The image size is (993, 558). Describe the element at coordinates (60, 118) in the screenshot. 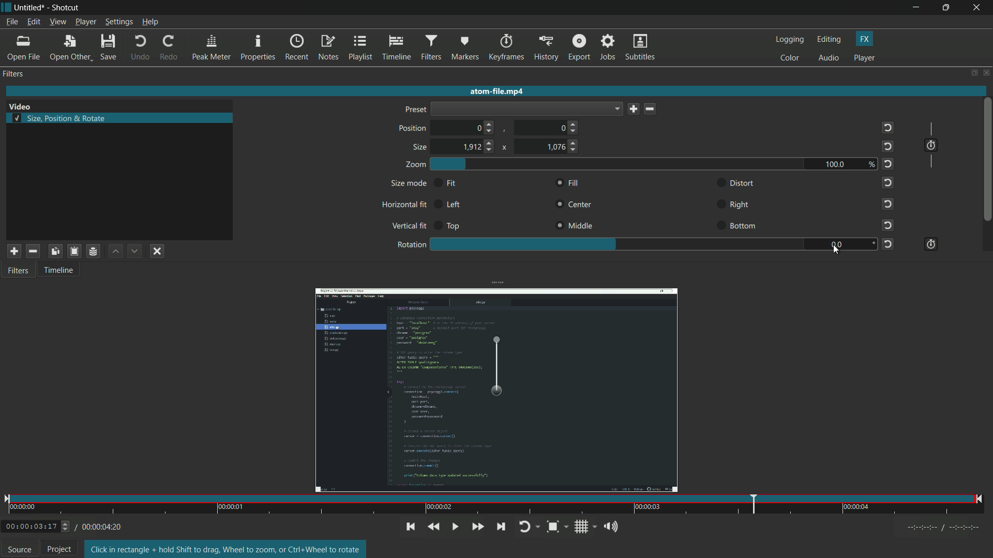

I see `size, position and rotate` at that location.